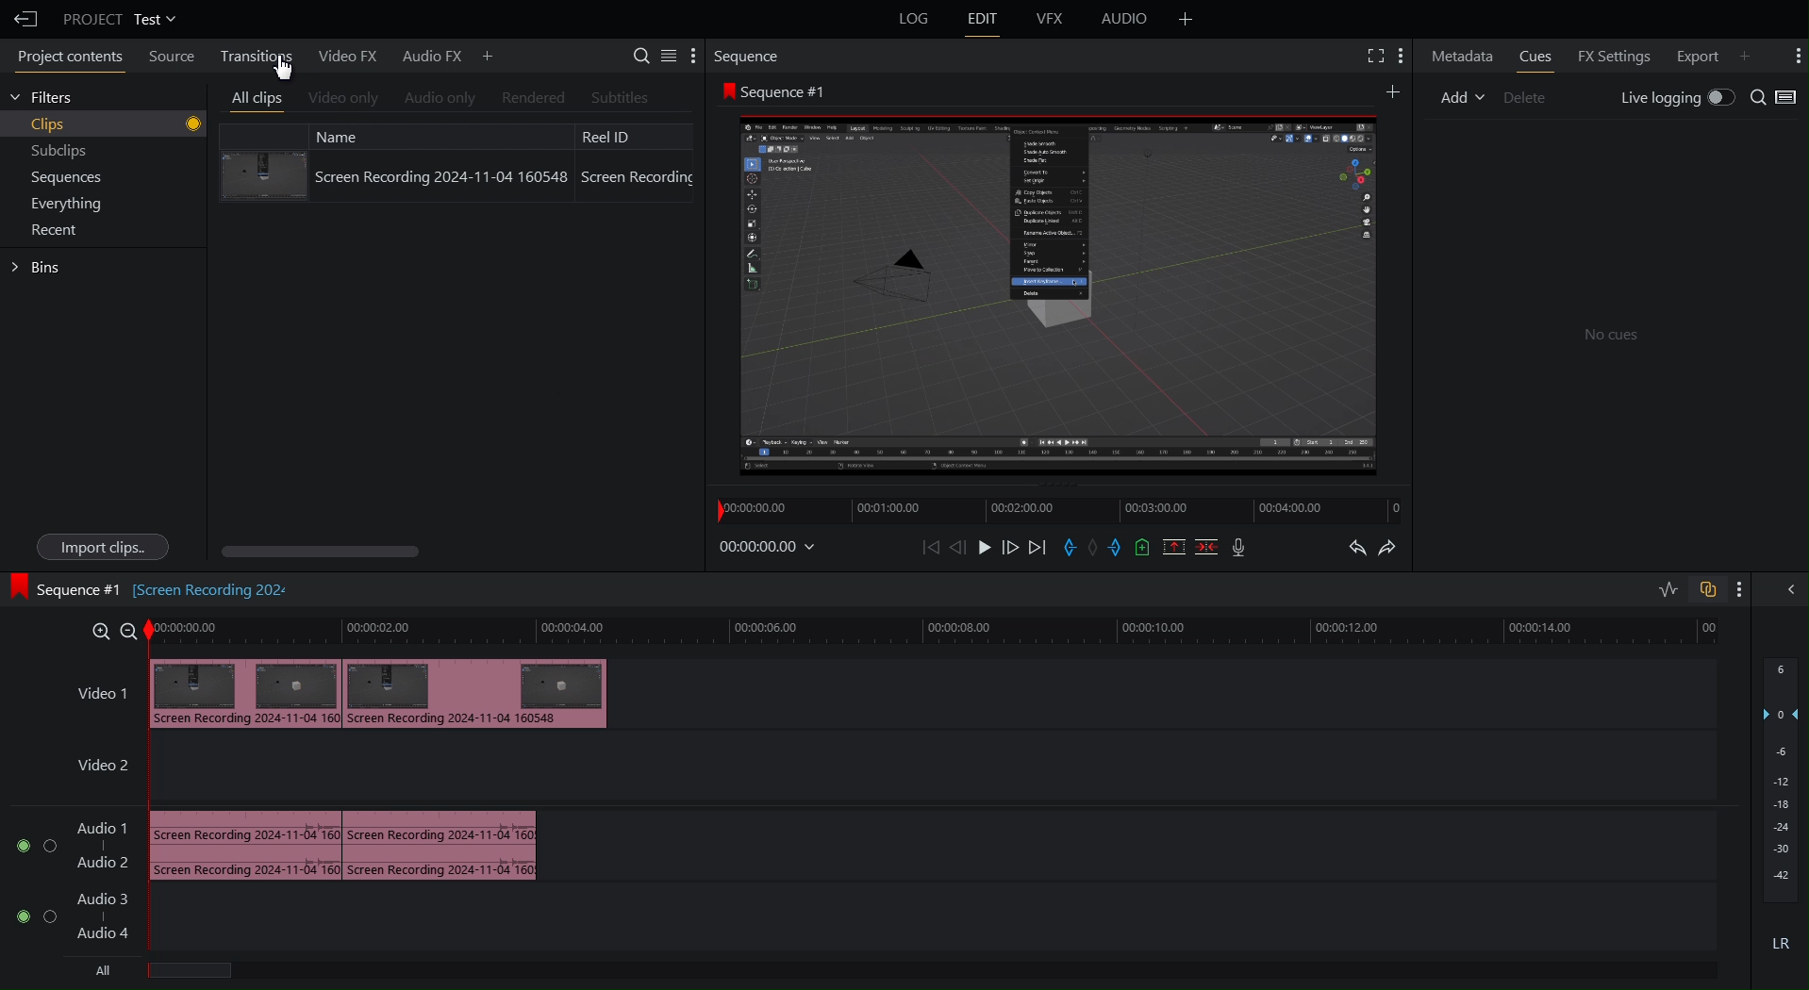 This screenshot has height=990, width=1809. I want to click on More, so click(1796, 54).